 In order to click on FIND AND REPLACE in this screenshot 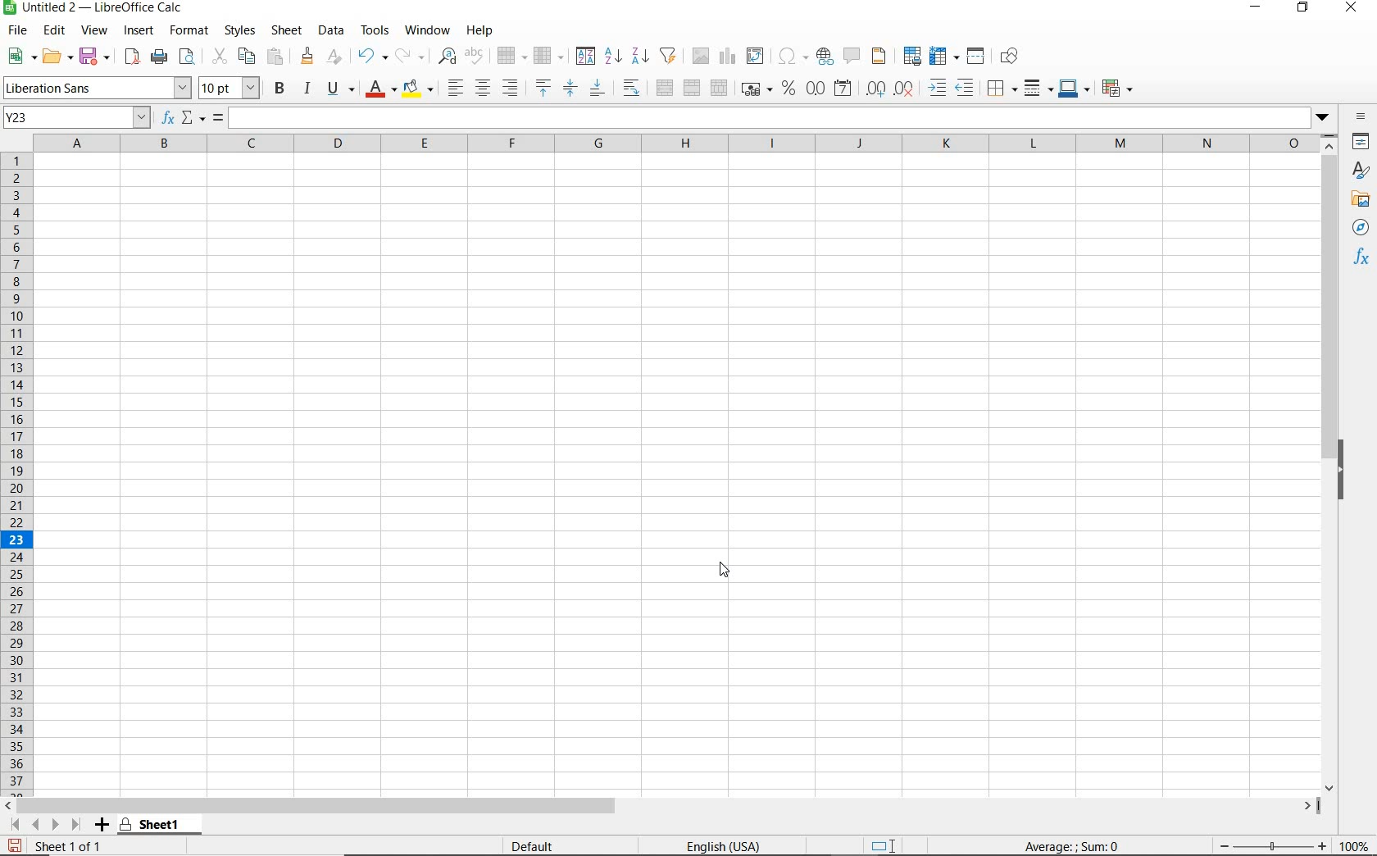, I will do `click(448, 55)`.